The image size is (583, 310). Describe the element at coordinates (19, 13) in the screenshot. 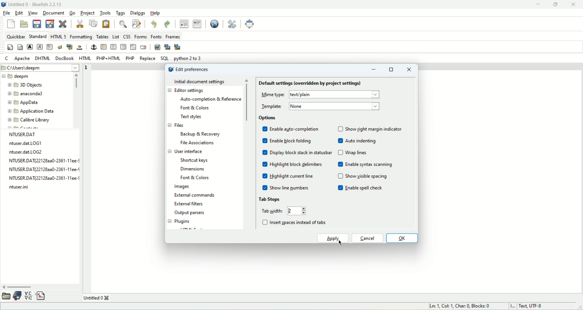

I see `edit` at that location.